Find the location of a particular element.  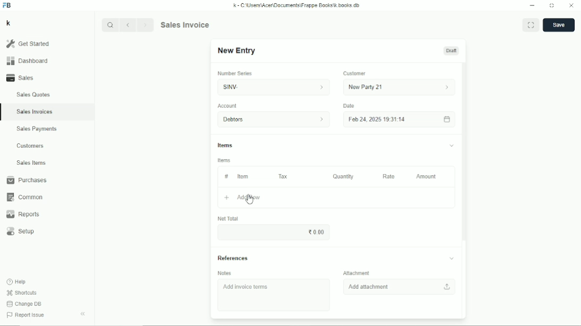

Change DB is located at coordinates (24, 304).